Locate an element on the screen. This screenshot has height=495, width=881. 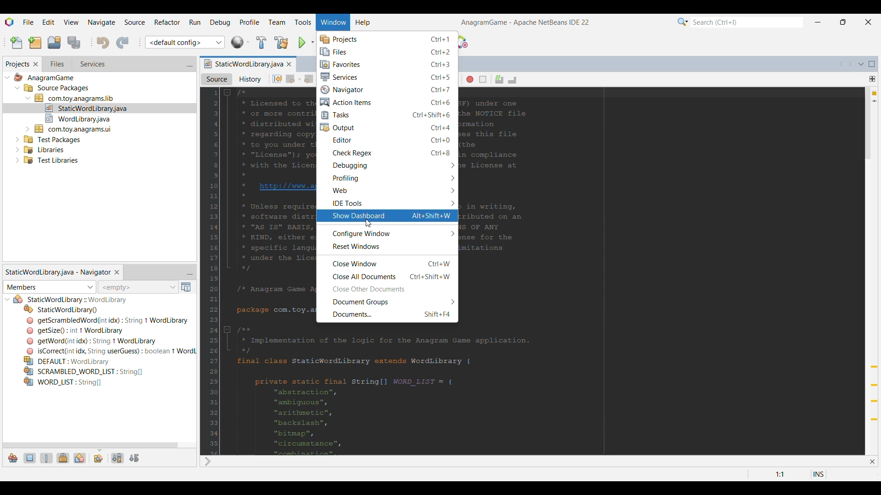
 is located at coordinates (49, 162).